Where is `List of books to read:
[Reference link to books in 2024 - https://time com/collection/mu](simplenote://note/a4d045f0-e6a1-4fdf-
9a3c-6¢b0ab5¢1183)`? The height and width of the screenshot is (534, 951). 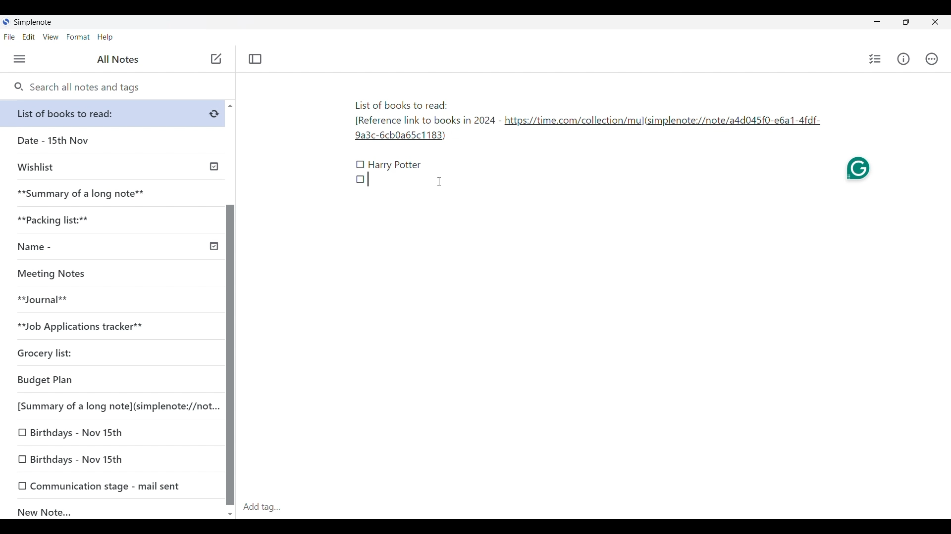
List of books to read:
[Reference link to books in 2024 - https://time com/collection/mu](simplenote://note/a4d045f0-e6a1-4fdf-
9a3c-6¢b0ab5¢1183) is located at coordinates (587, 121).